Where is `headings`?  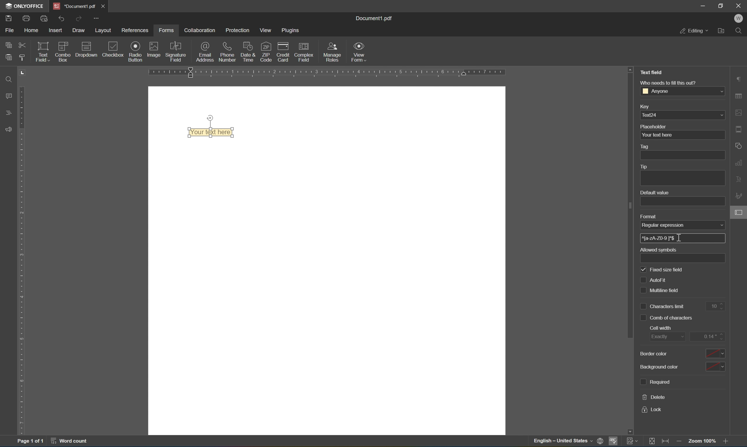
headings is located at coordinates (9, 112).